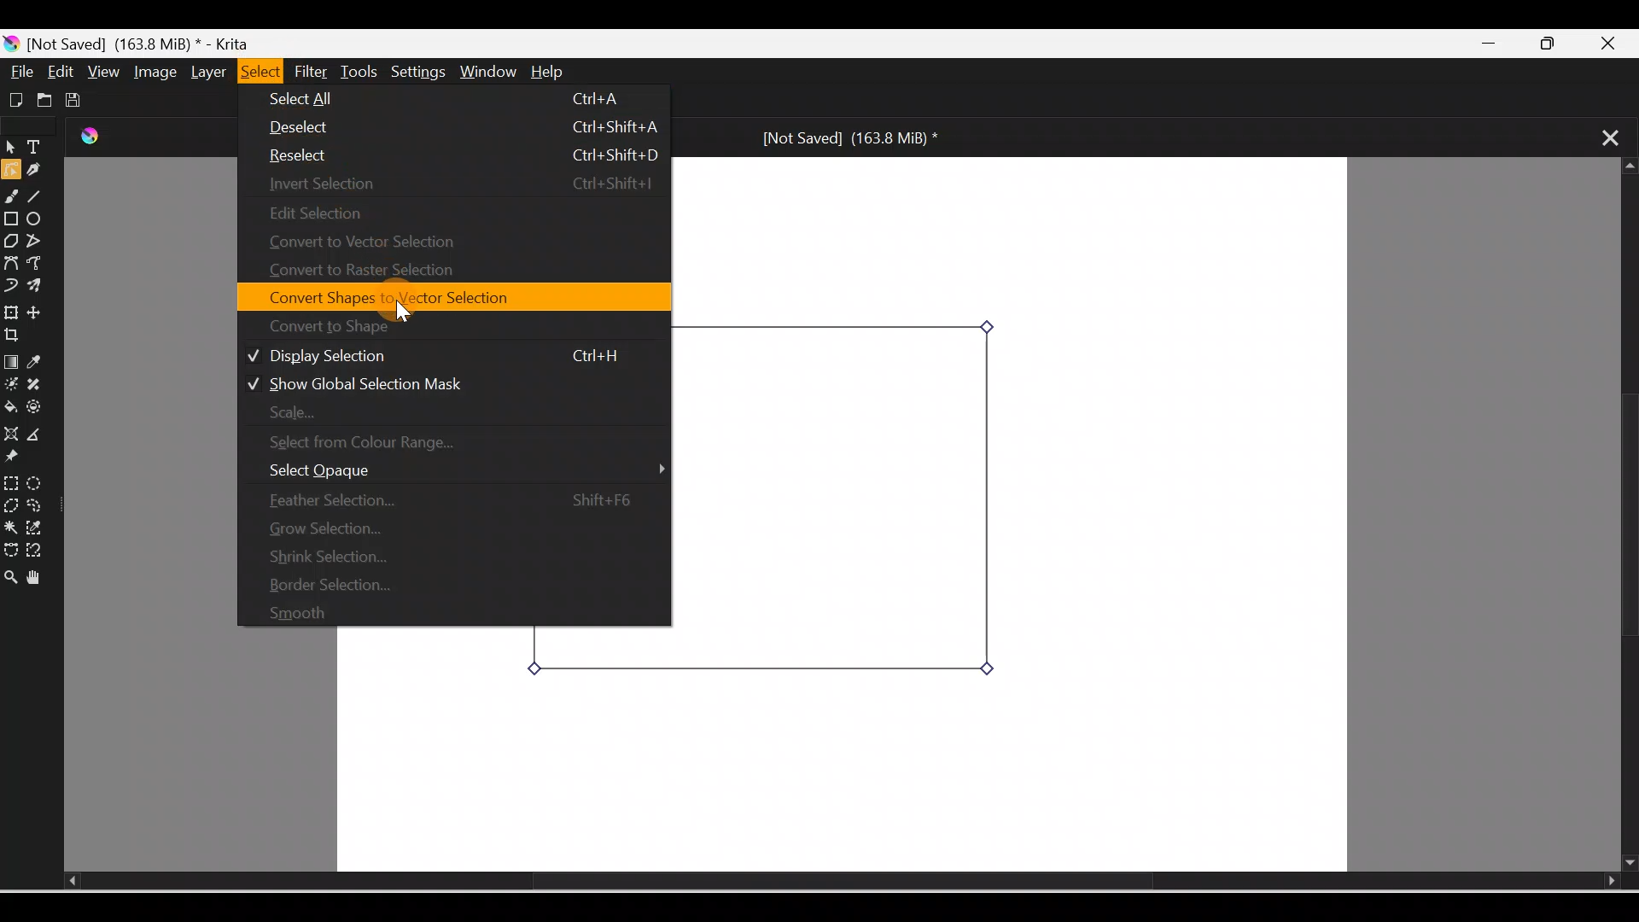 The height and width of the screenshot is (922, 1639). What do you see at coordinates (11, 408) in the screenshot?
I see `Fill a contiguous area of color with color` at bounding box center [11, 408].